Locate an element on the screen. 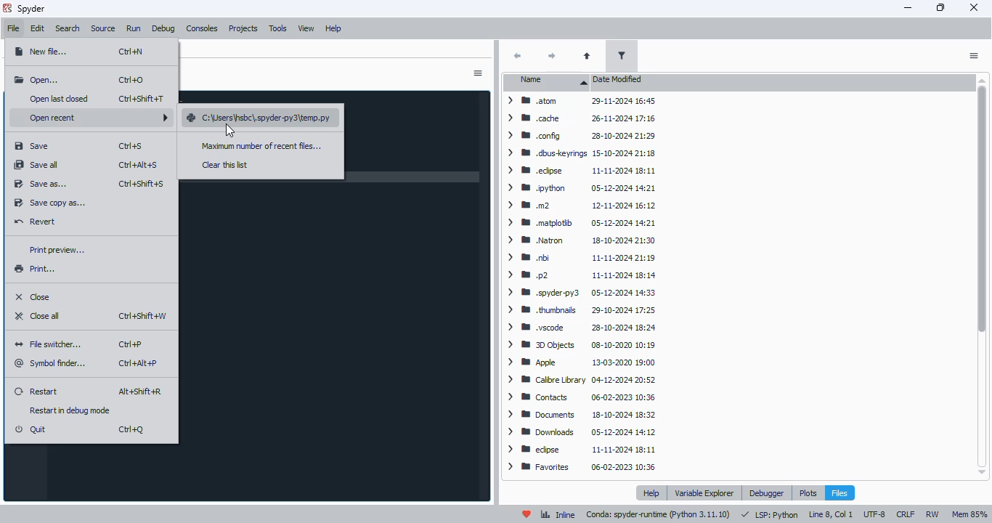 This screenshot has width=992, height=523. > BW matplotib 05-12-2024 14:21 is located at coordinates (579, 222).